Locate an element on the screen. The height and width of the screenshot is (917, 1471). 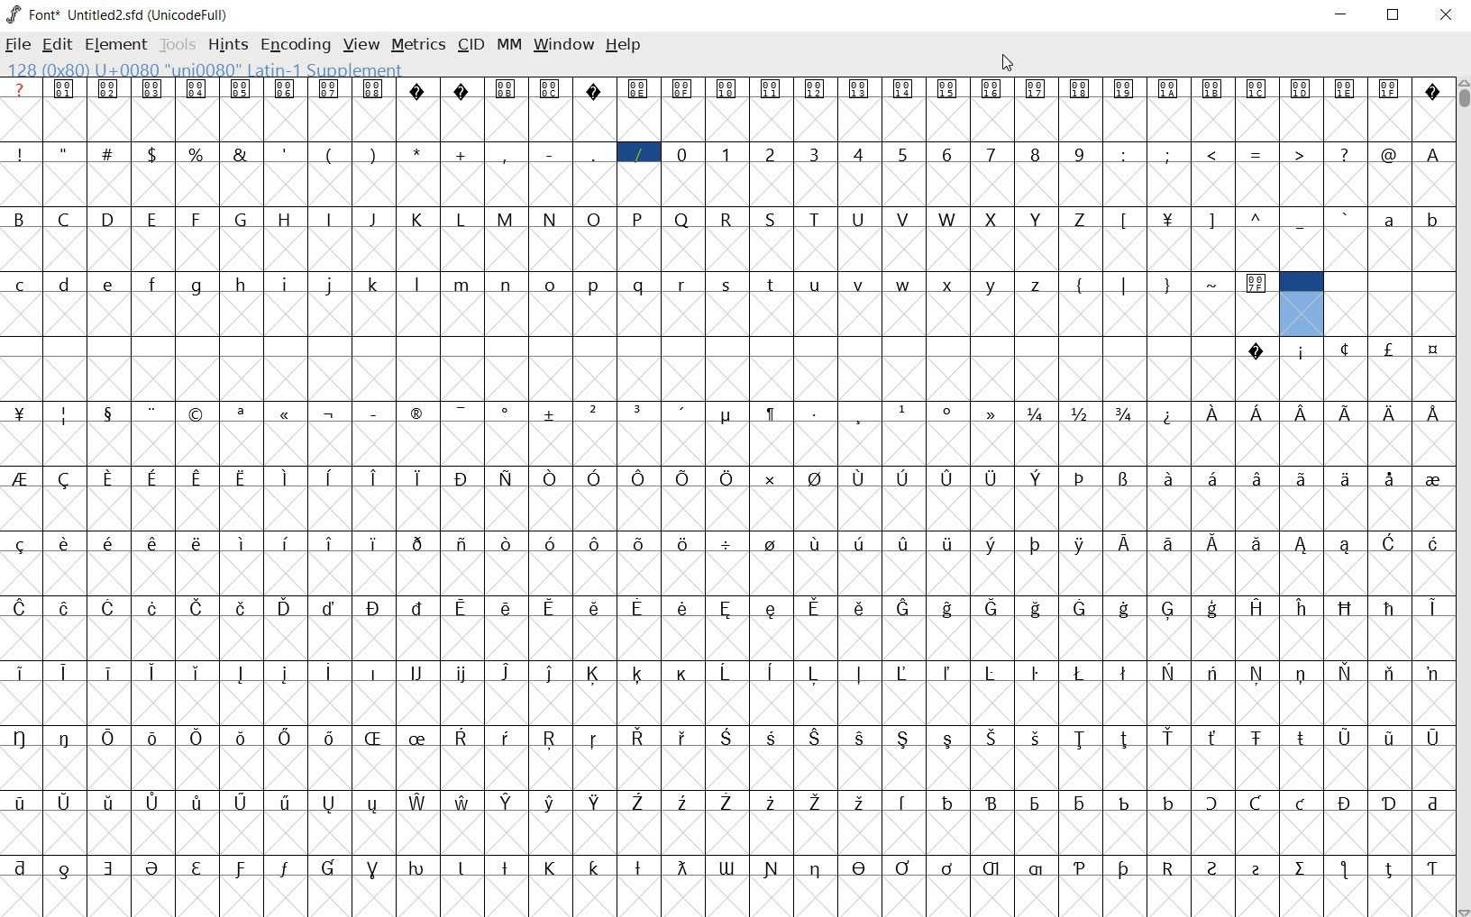
Symbol is located at coordinates (1389, 541).